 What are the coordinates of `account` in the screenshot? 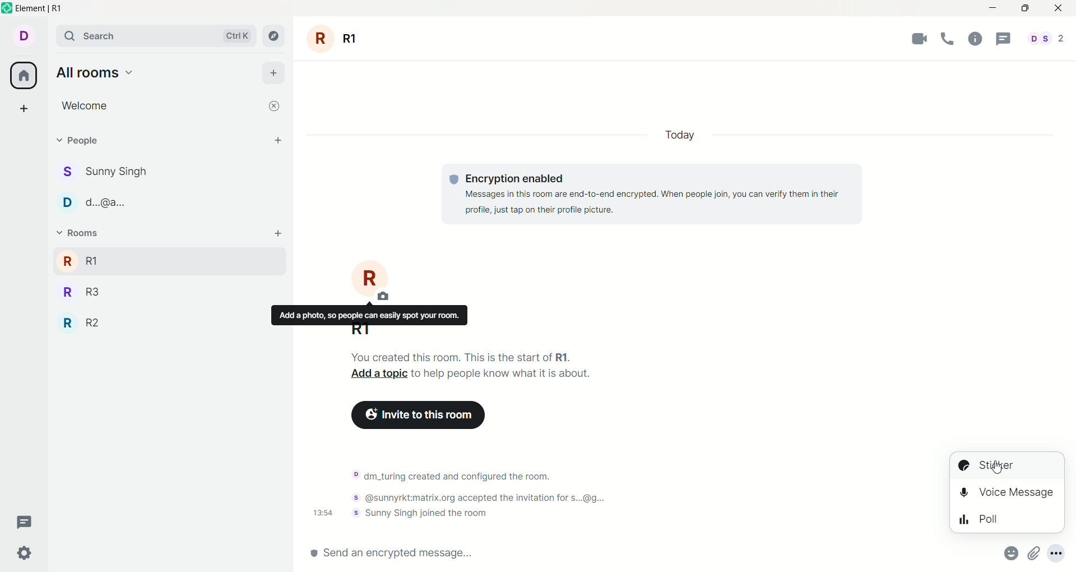 It's located at (24, 36).